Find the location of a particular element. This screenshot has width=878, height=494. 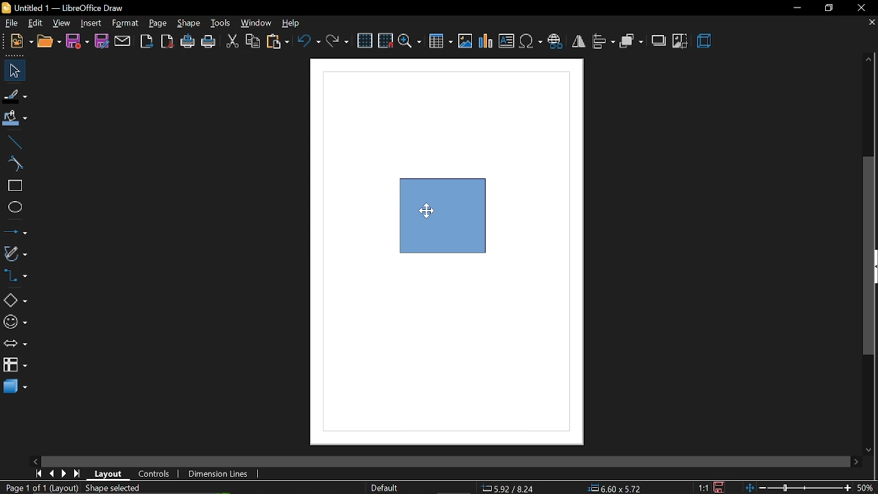

change zoom is located at coordinates (811, 489).